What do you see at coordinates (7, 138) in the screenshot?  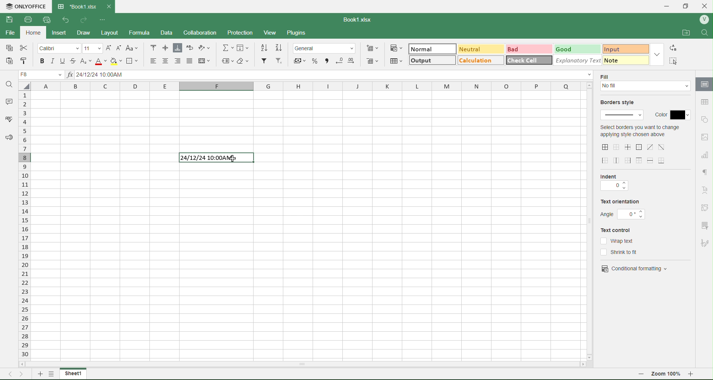 I see `Feedback and Support` at bounding box center [7, 138].